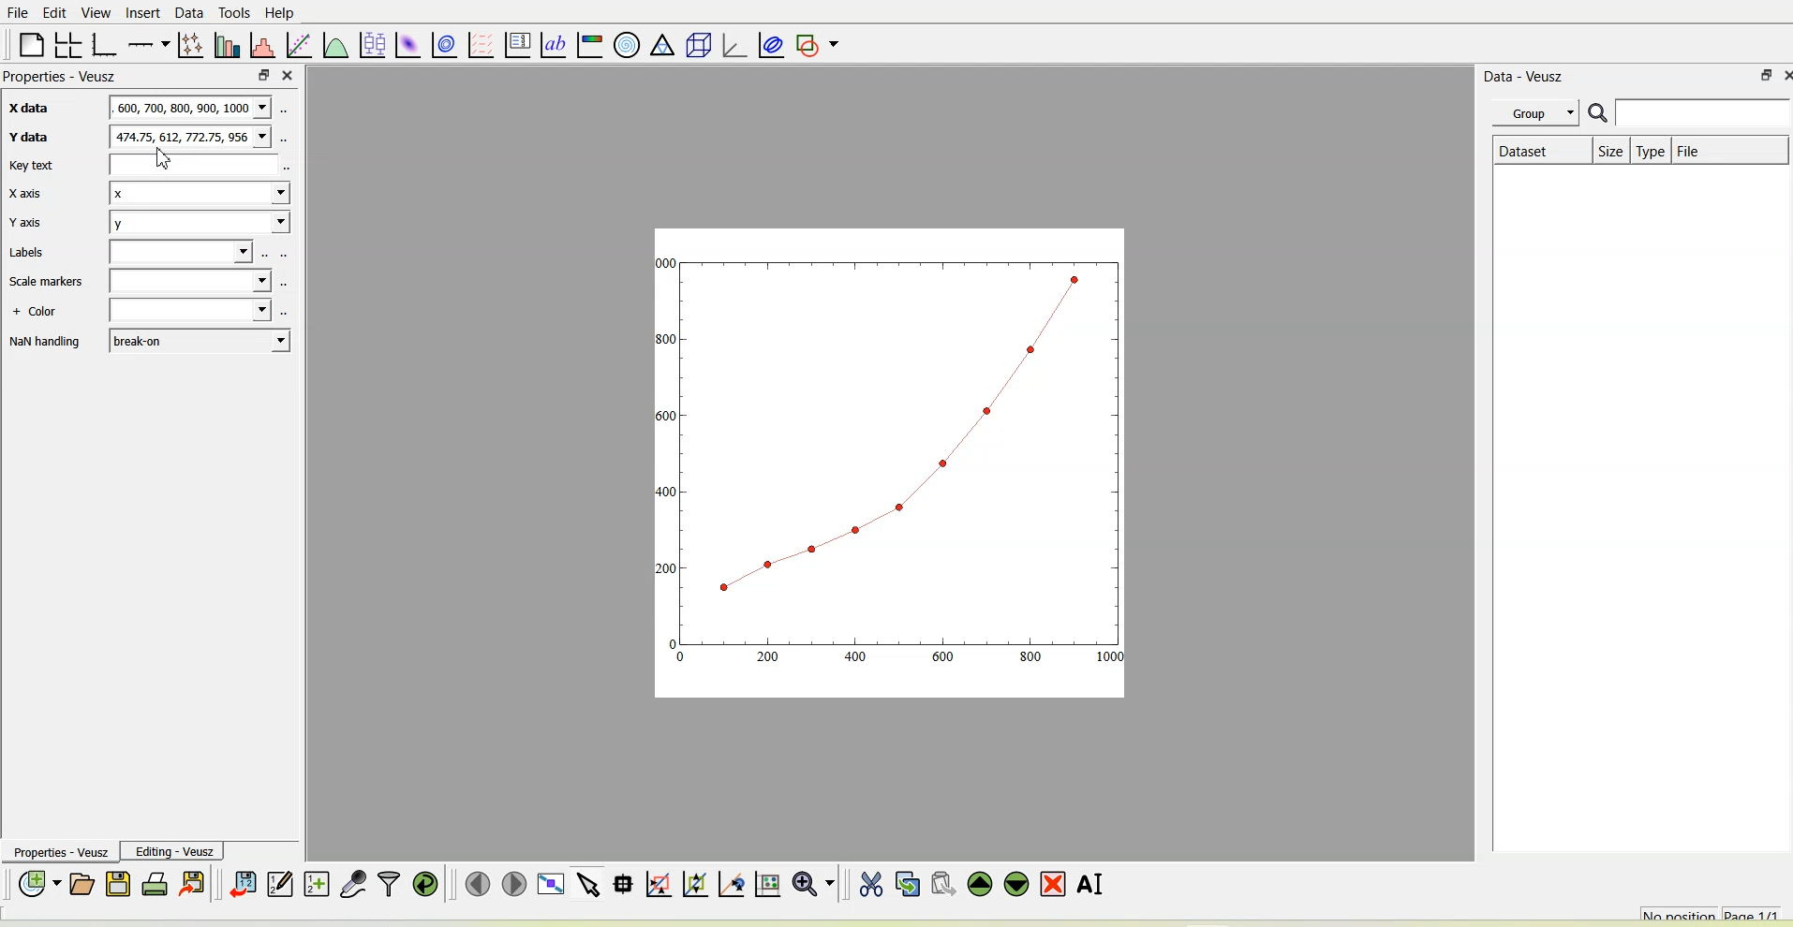  What do you see at coordinates (669, 640) in the screenshot?
I see `0` at bounding box center [669, 640].